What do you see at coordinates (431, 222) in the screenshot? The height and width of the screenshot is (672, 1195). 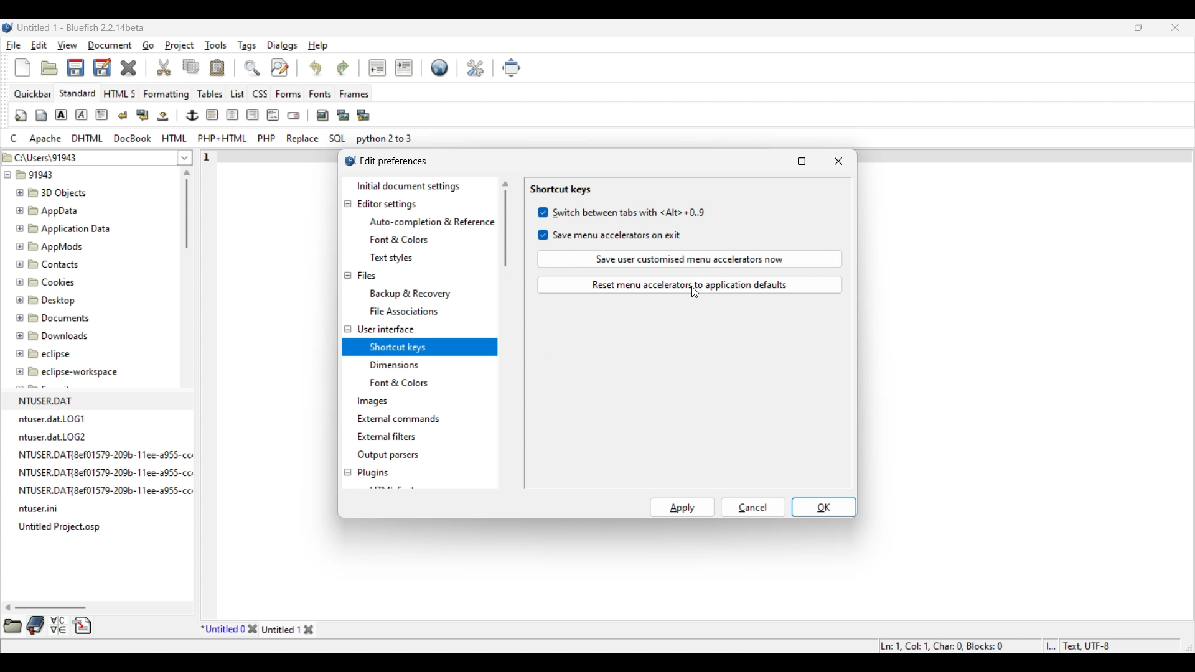 I see `Auto-completion & Reference` at bounding box center [431, 222].